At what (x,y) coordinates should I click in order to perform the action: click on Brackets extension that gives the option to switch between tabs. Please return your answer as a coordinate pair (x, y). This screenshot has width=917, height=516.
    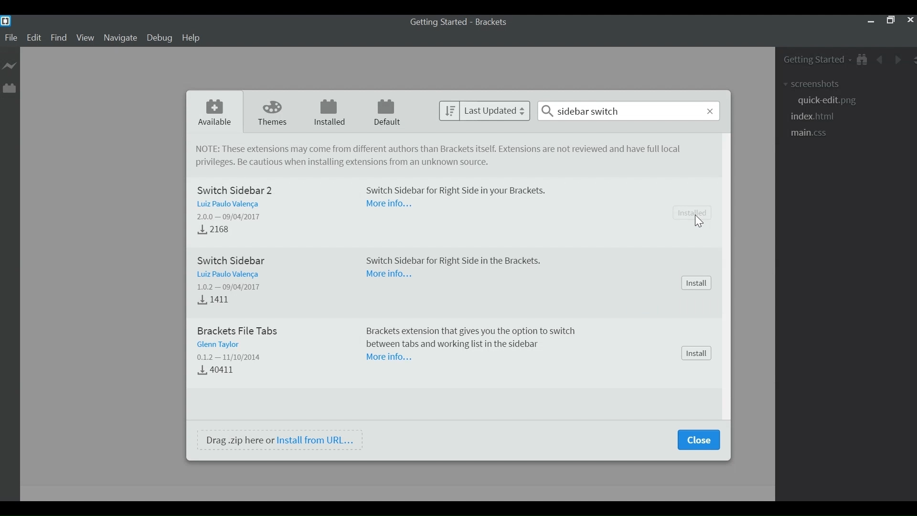
    Looking at the image, I should click on (467, 335).